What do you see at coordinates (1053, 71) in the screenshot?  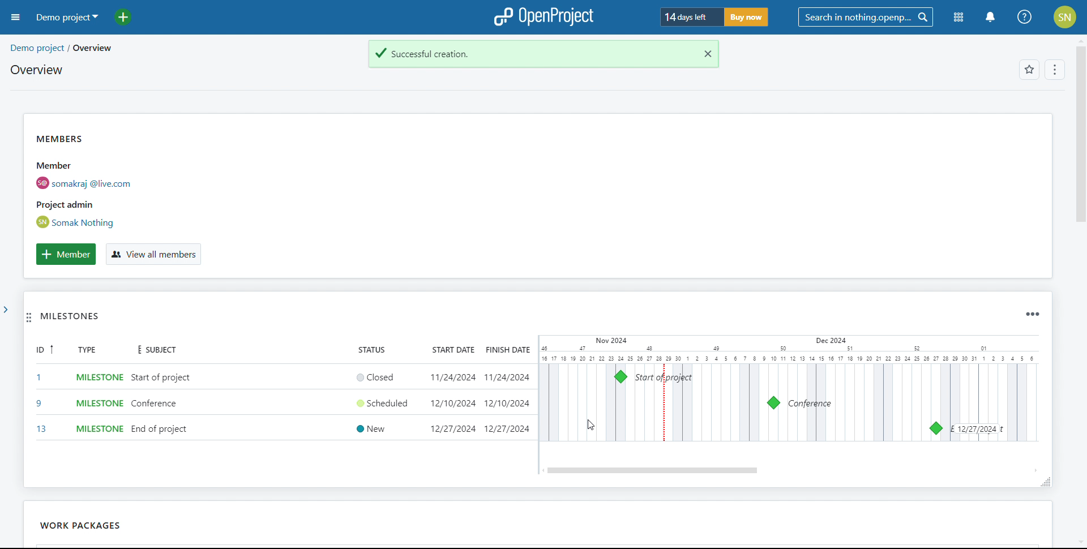 I see `options` at bounding box center [1053, 71].